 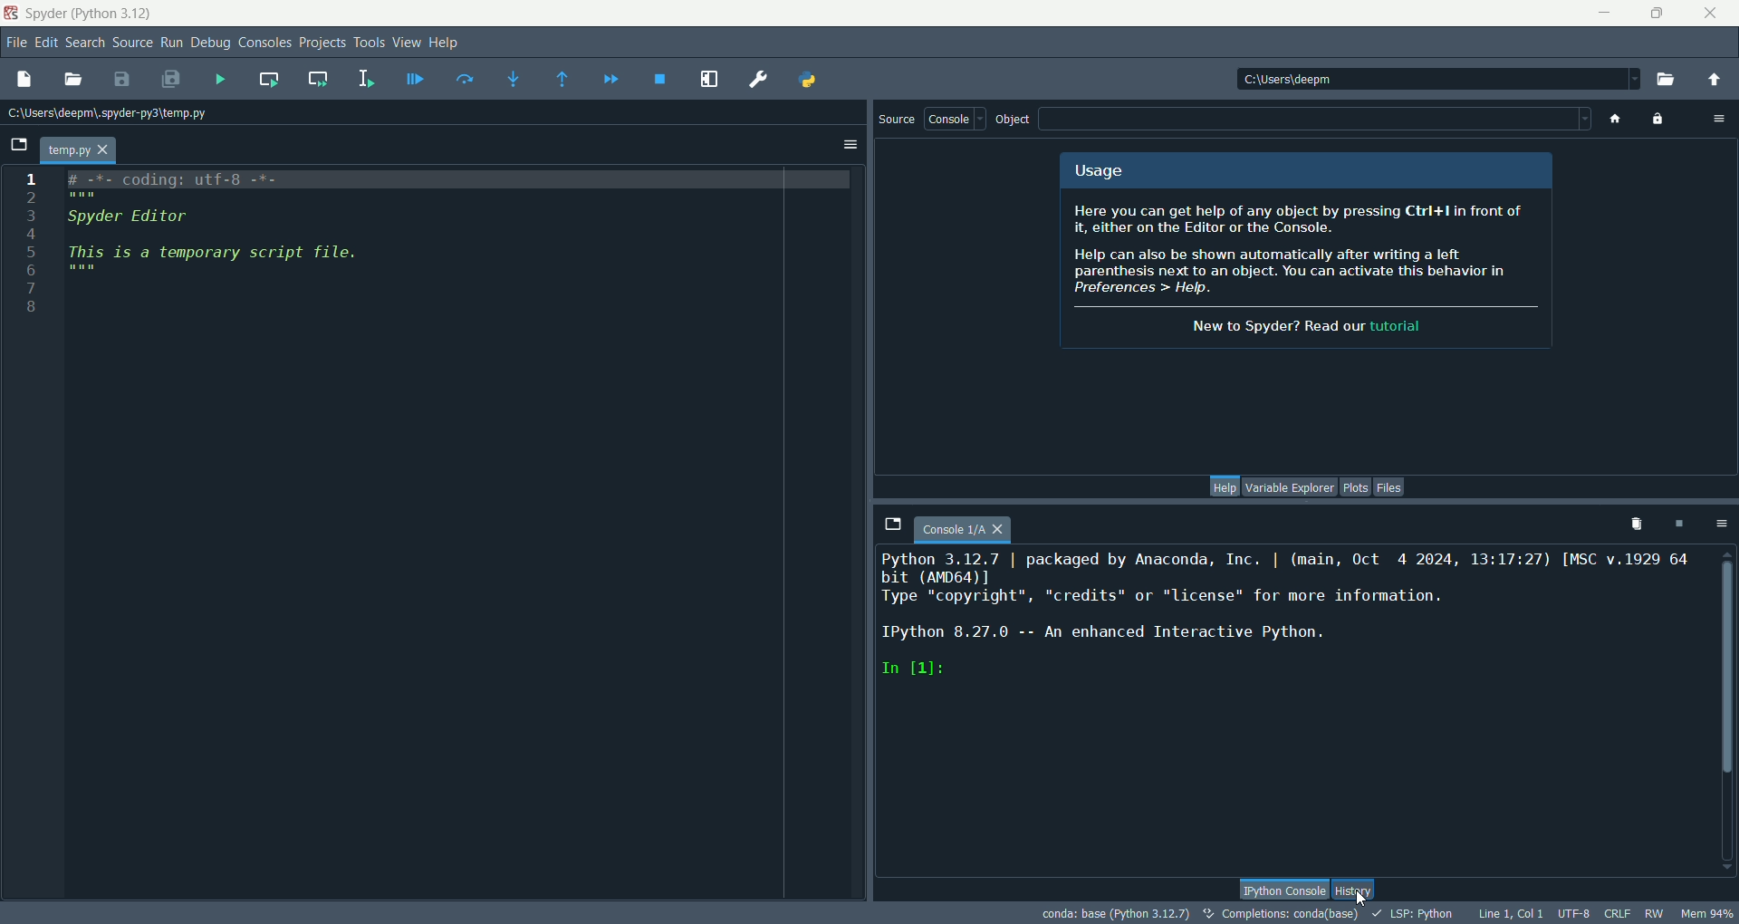 I want to click on edit, so click(x=46, y=43).